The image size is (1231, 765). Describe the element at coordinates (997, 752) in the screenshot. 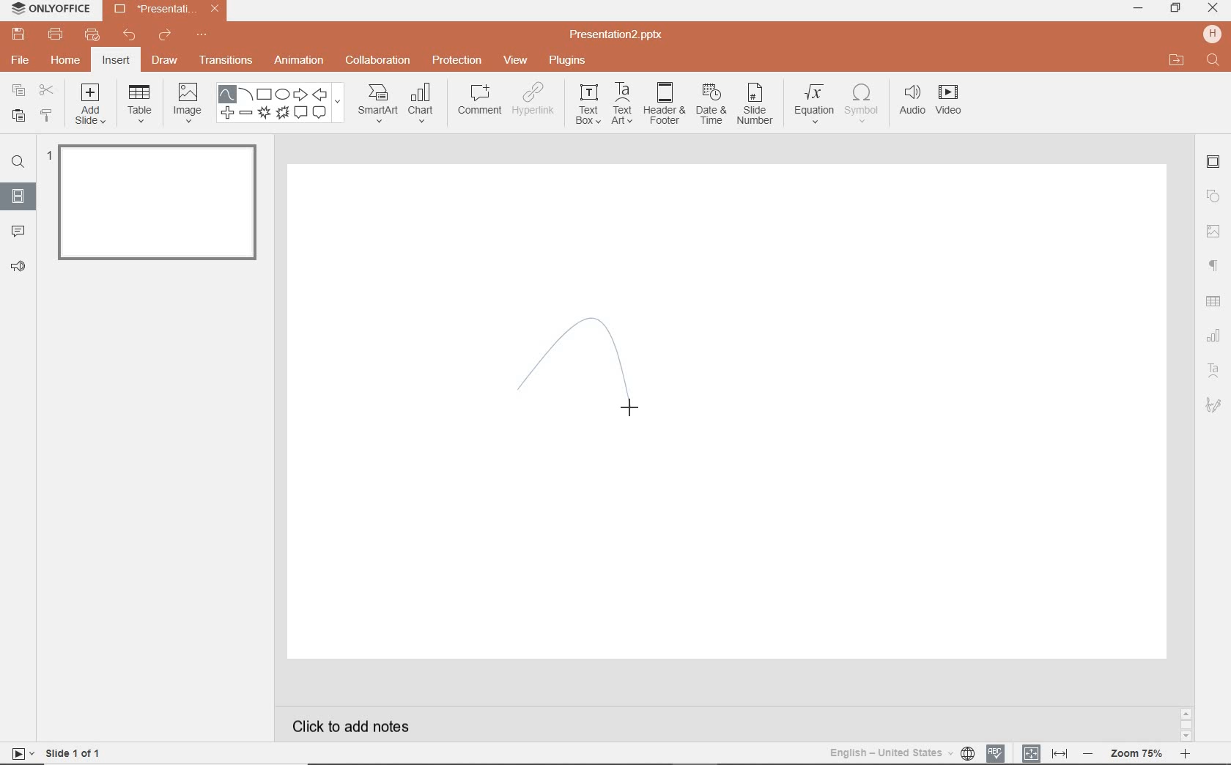

I see `SPELL CHECKING` at that location.